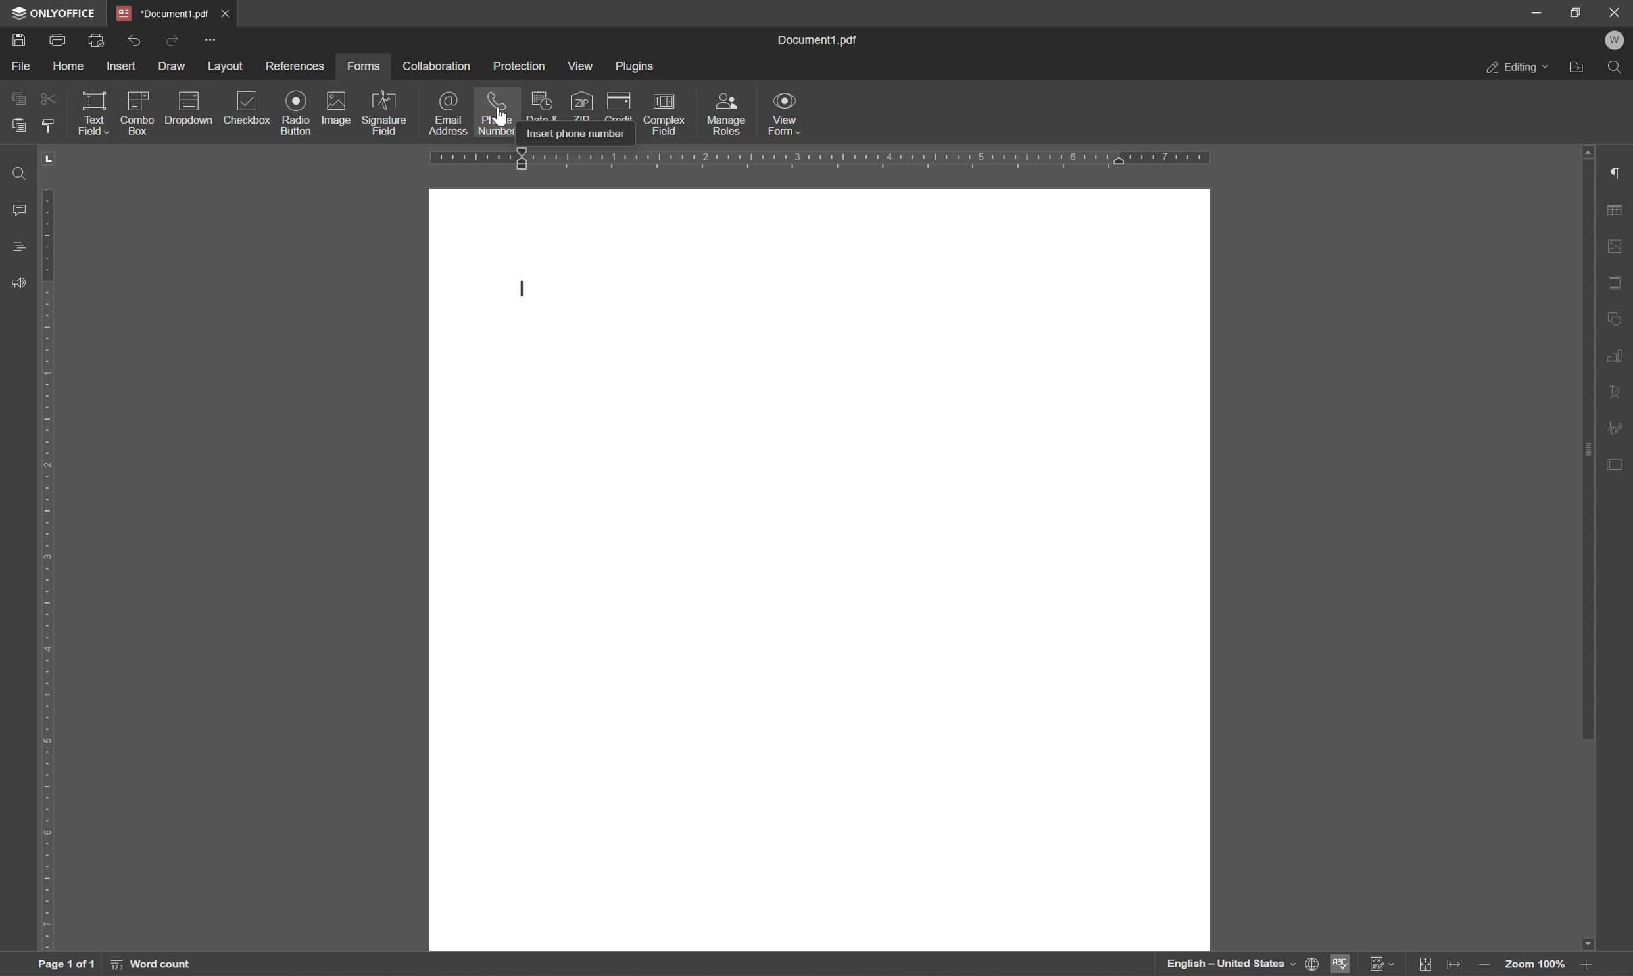 This screenshot has height=976, width=1633. I want to click on icon, so click(581, 105).